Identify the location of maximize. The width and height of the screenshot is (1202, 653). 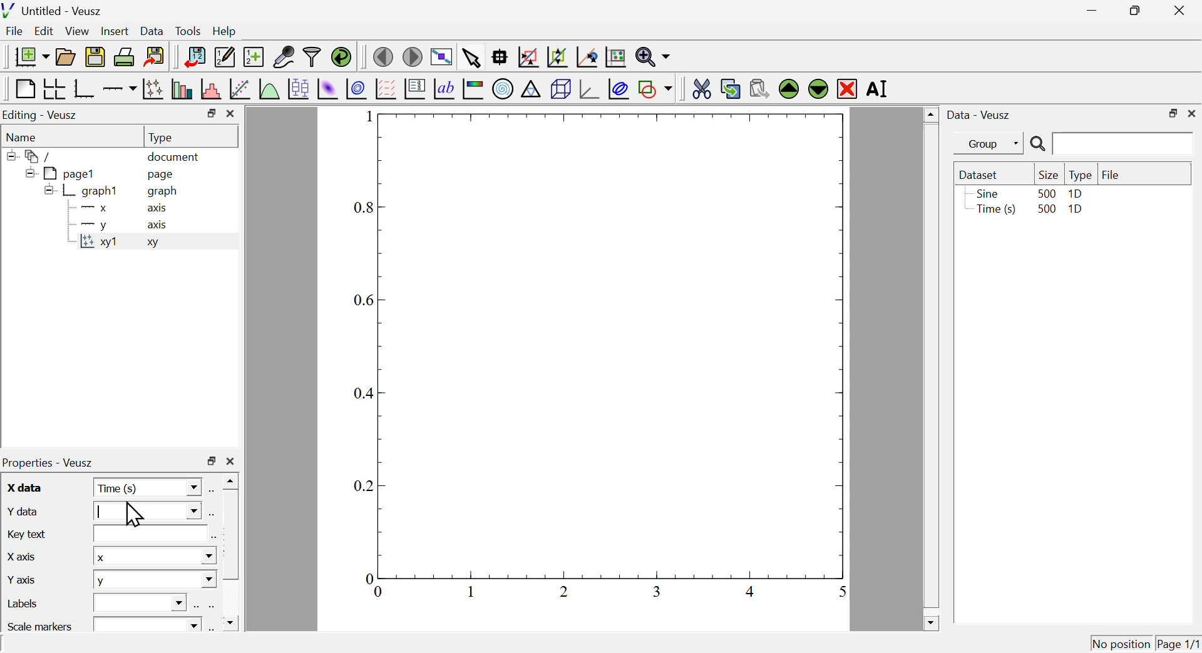
(209, 113).